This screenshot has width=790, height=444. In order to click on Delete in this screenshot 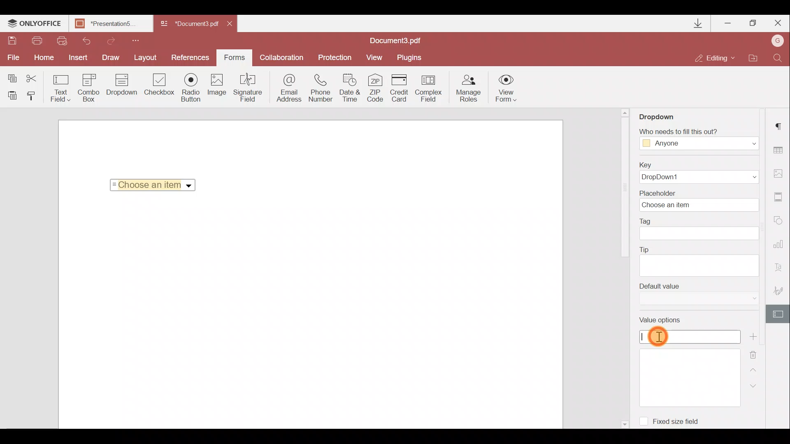, I will do `click(759, 353)`.